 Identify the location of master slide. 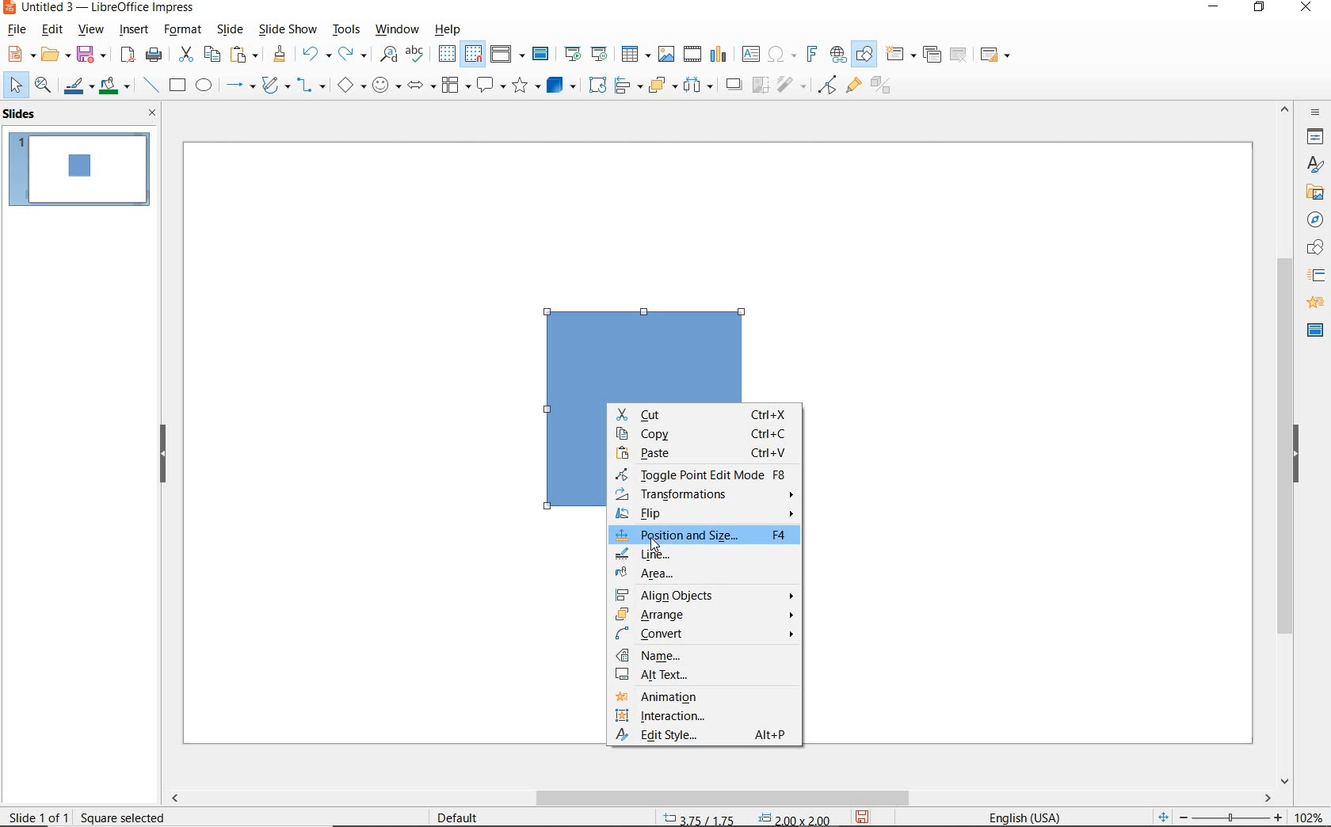
(544, 53).